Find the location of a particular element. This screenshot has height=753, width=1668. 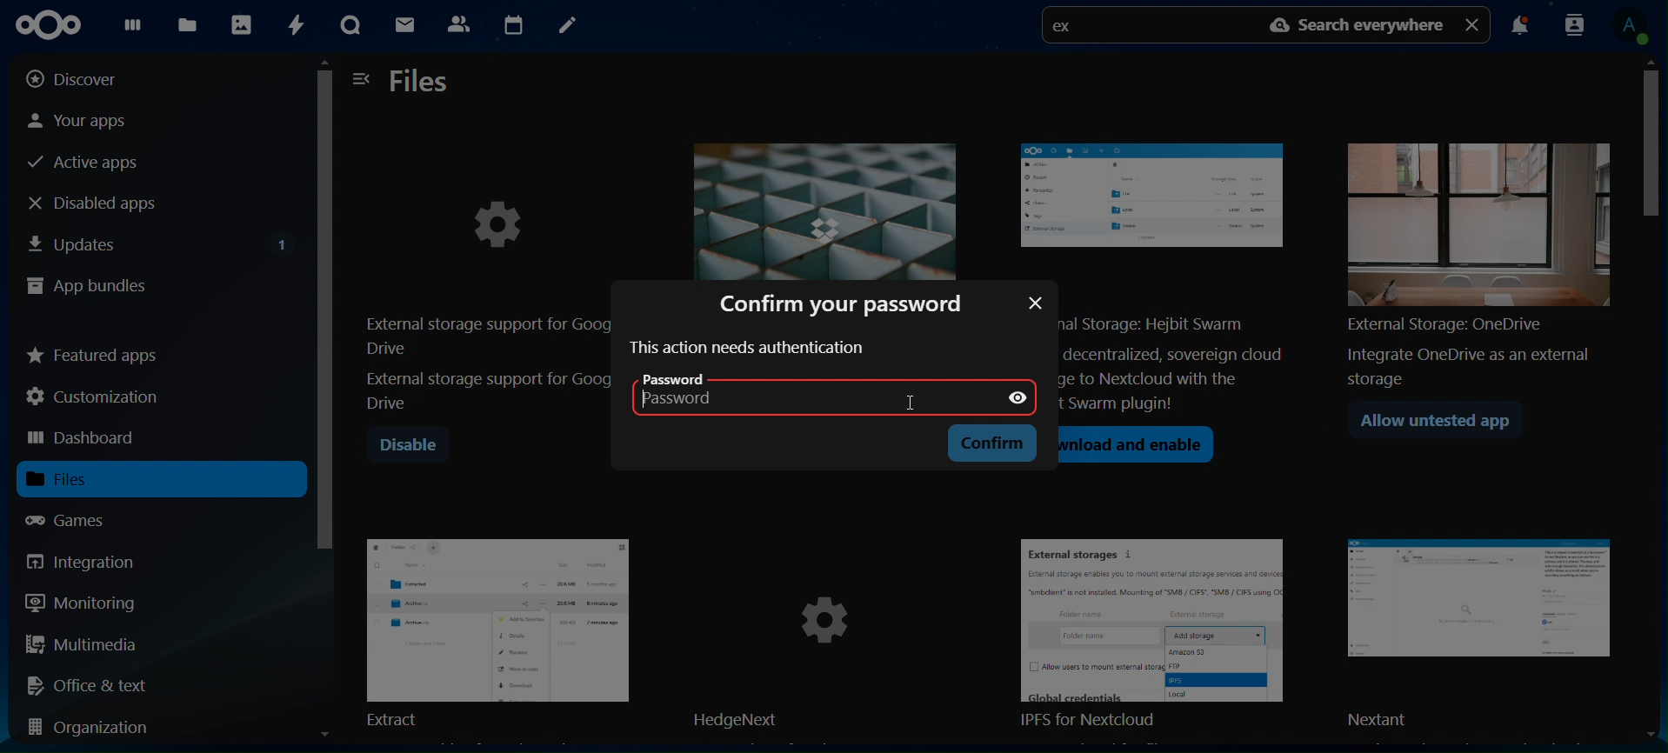

talk is located at coordinates (350, 25).